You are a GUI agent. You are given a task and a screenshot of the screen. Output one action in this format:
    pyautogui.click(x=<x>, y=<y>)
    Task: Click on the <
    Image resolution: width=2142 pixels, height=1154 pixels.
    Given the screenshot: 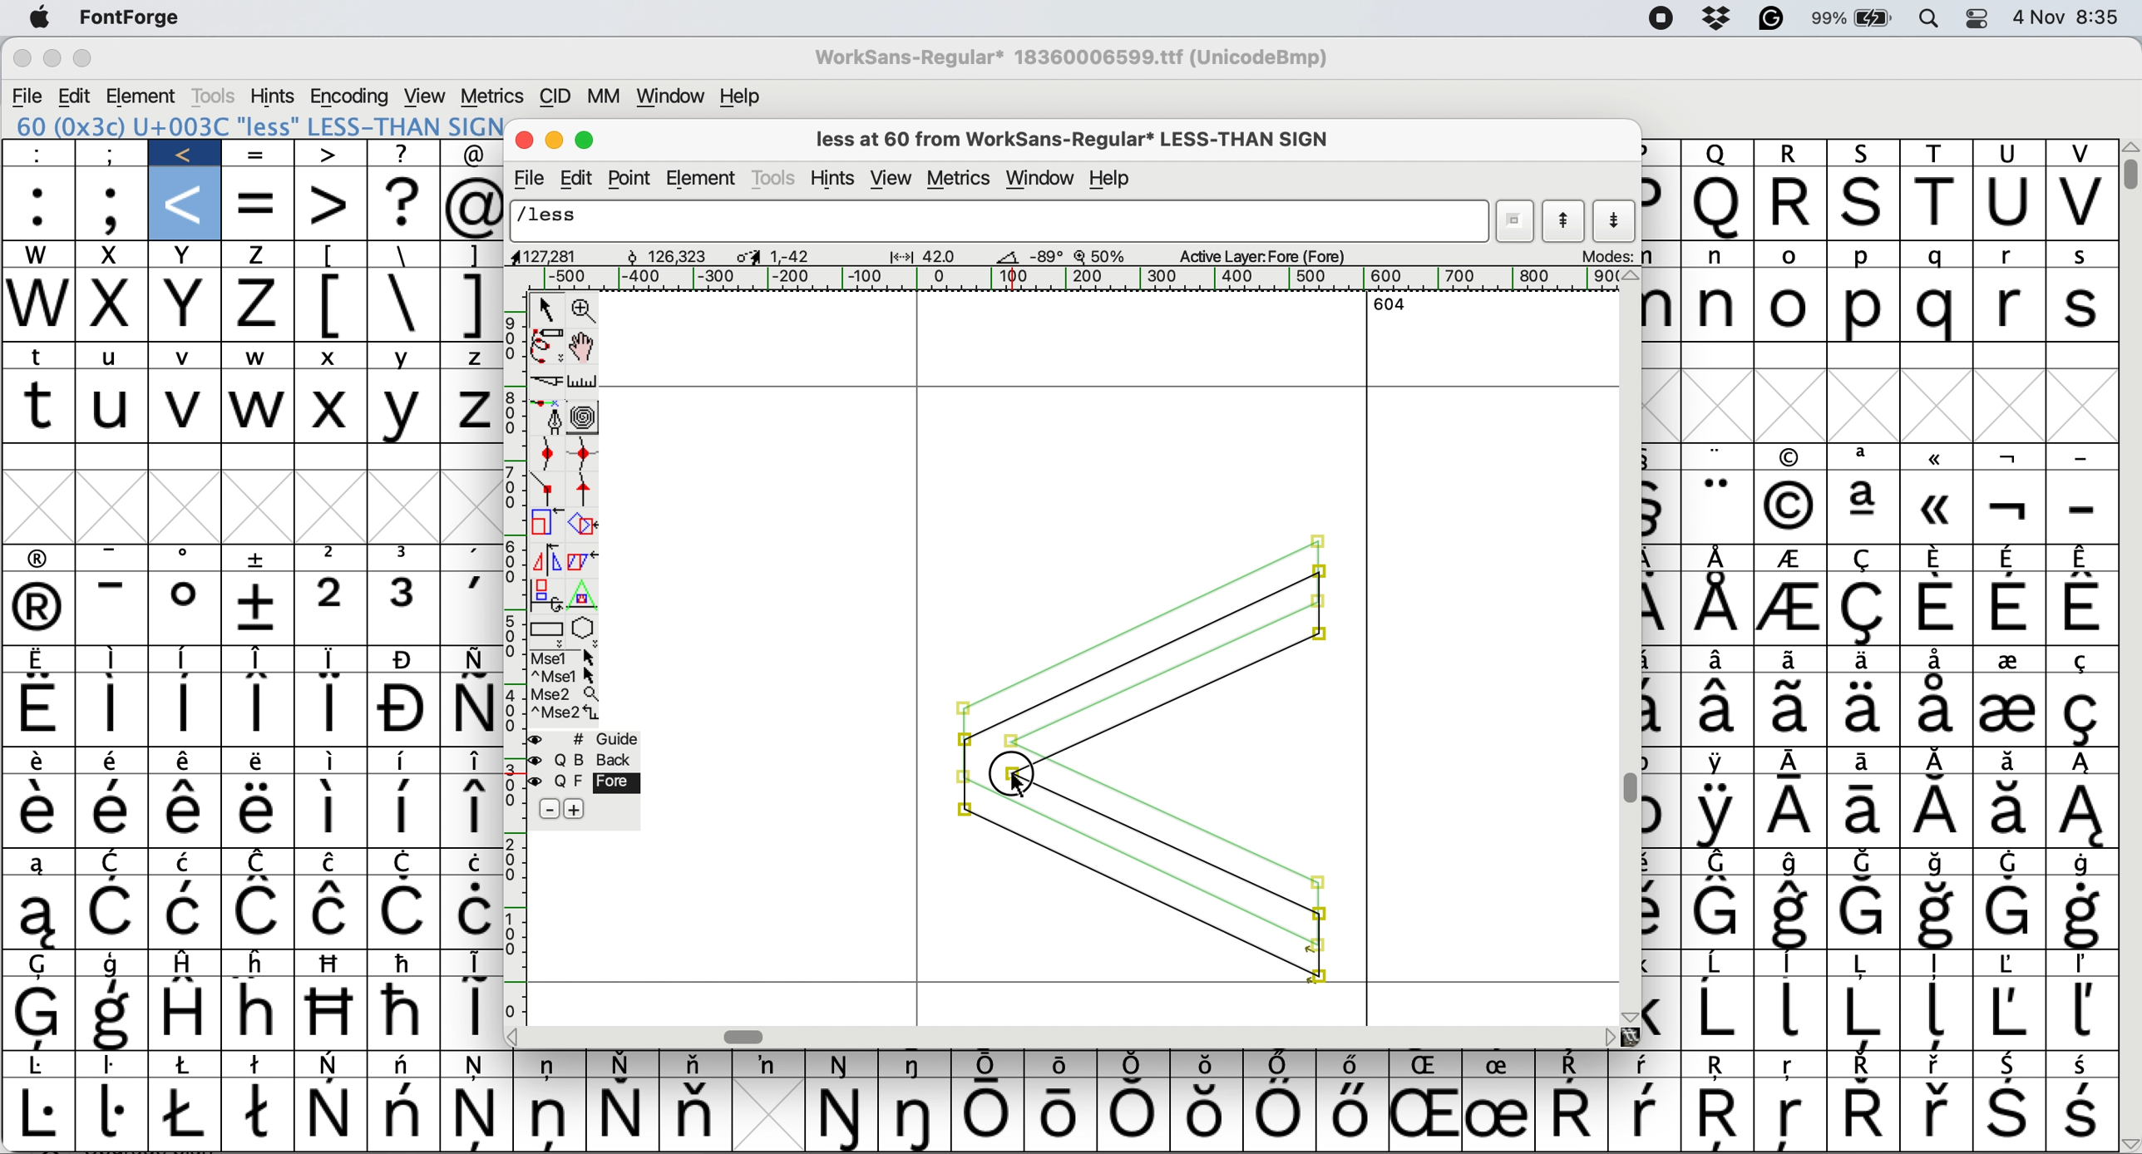 What is the action you would take?
    pyautogui.click(x=187, y=154)
    